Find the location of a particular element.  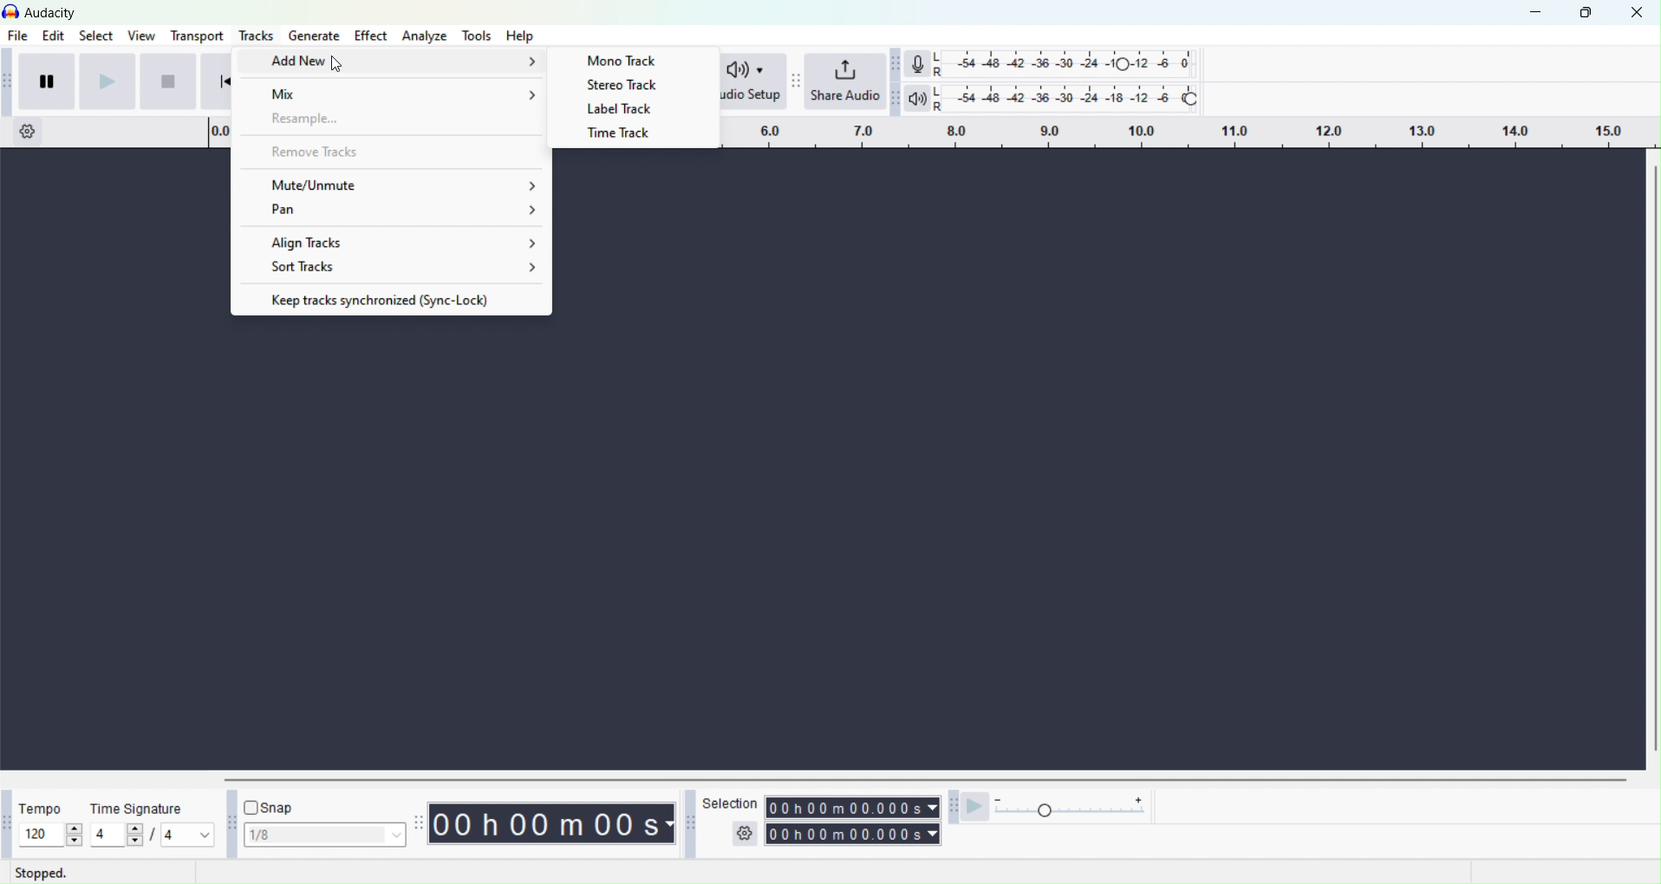

current window: Audacity is located at coordinates (53, 12).